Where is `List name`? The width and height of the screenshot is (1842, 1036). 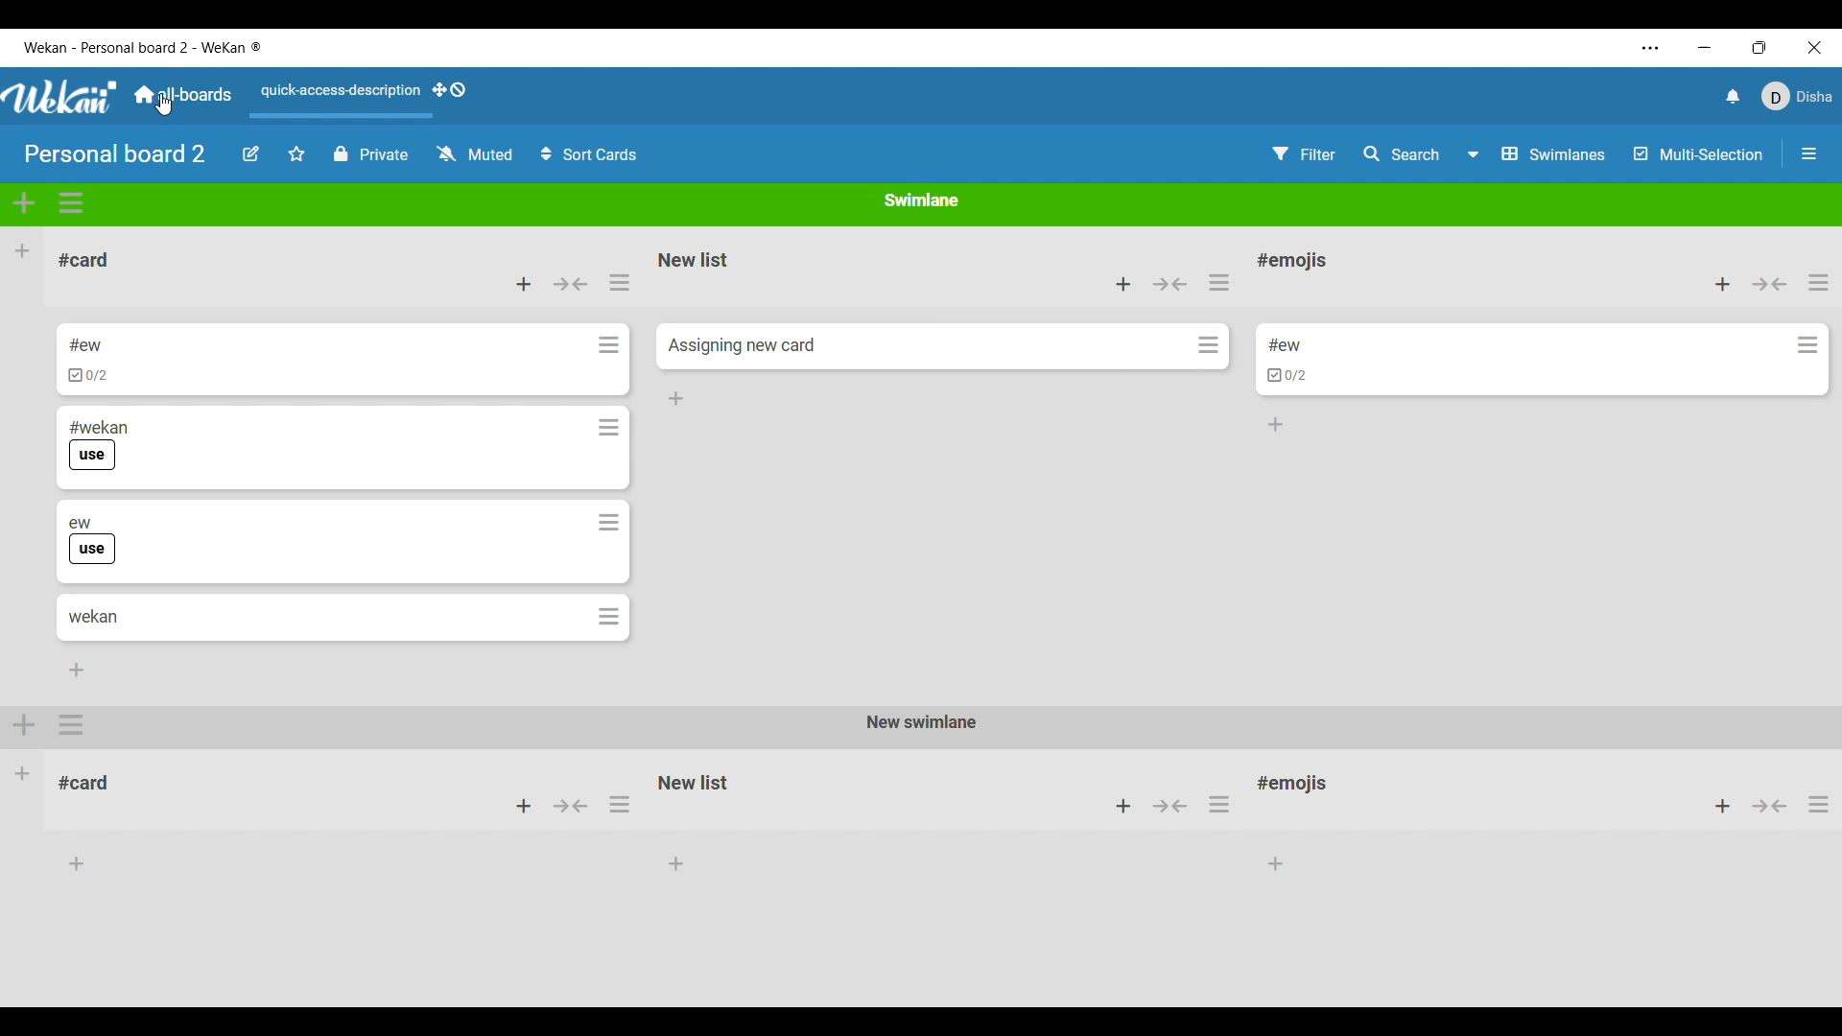 List name is located at coordinates (694, 260).